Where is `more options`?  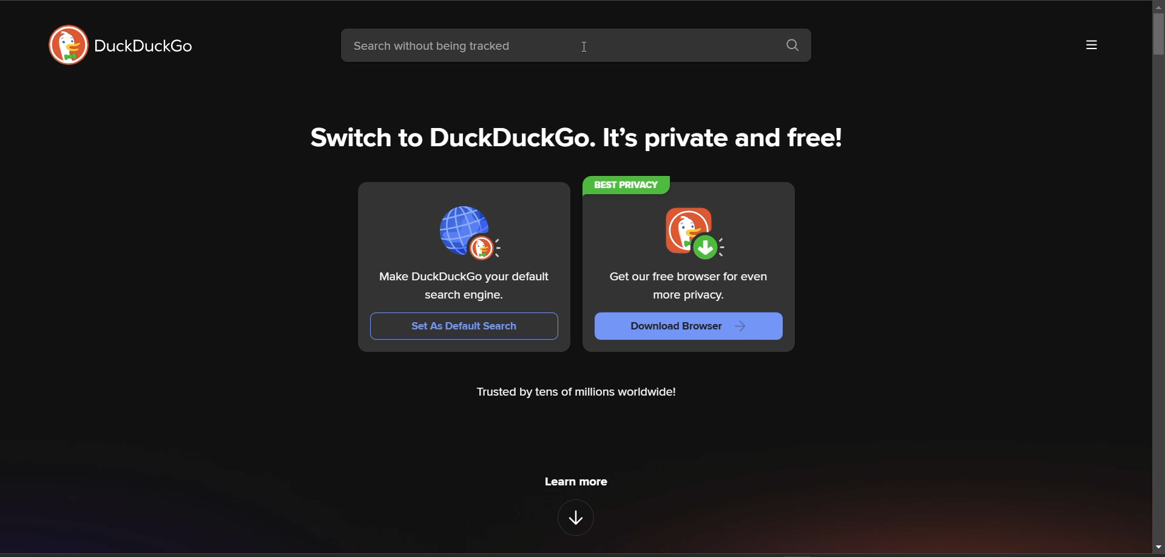 more options is located at coordinates (1092, 46).